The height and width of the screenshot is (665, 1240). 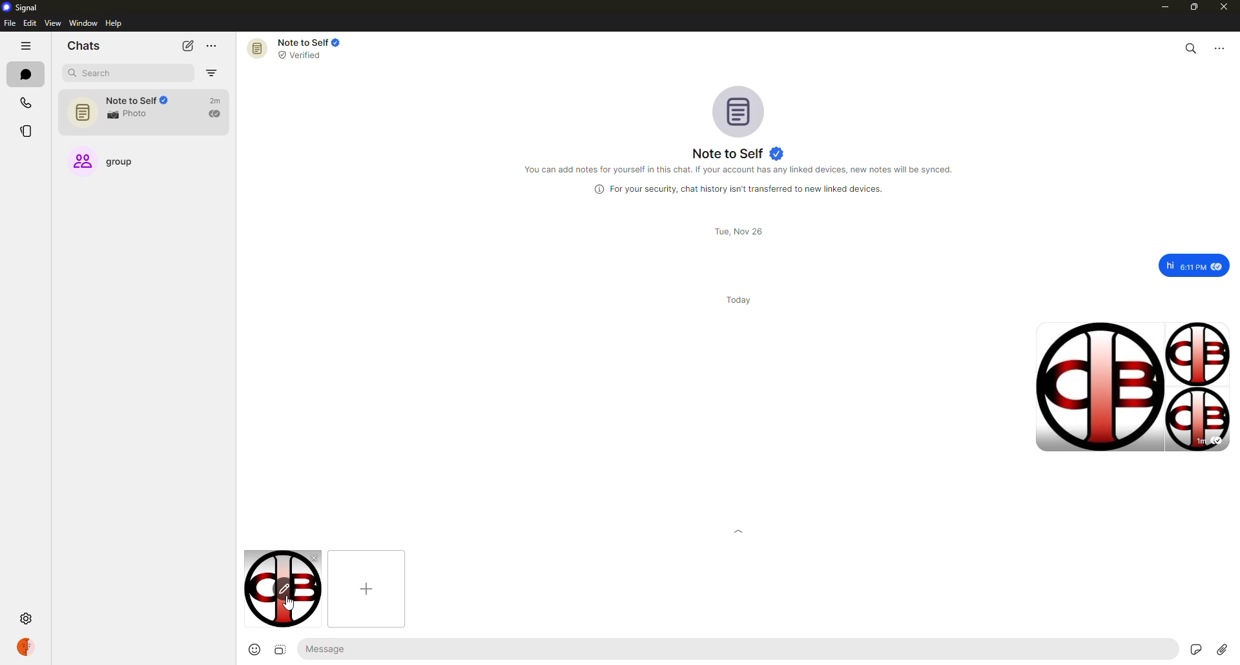 What do you see at coordinates (278, 650) in the screenshot?
I see `image` at bounding box center [278, 650].